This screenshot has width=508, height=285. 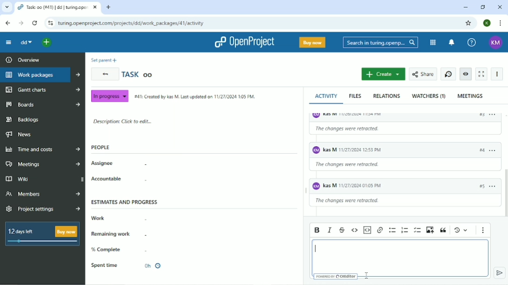 I want to click on KM Kas M 11/26/2024 01:05 PM, so click(x=349, y=187).